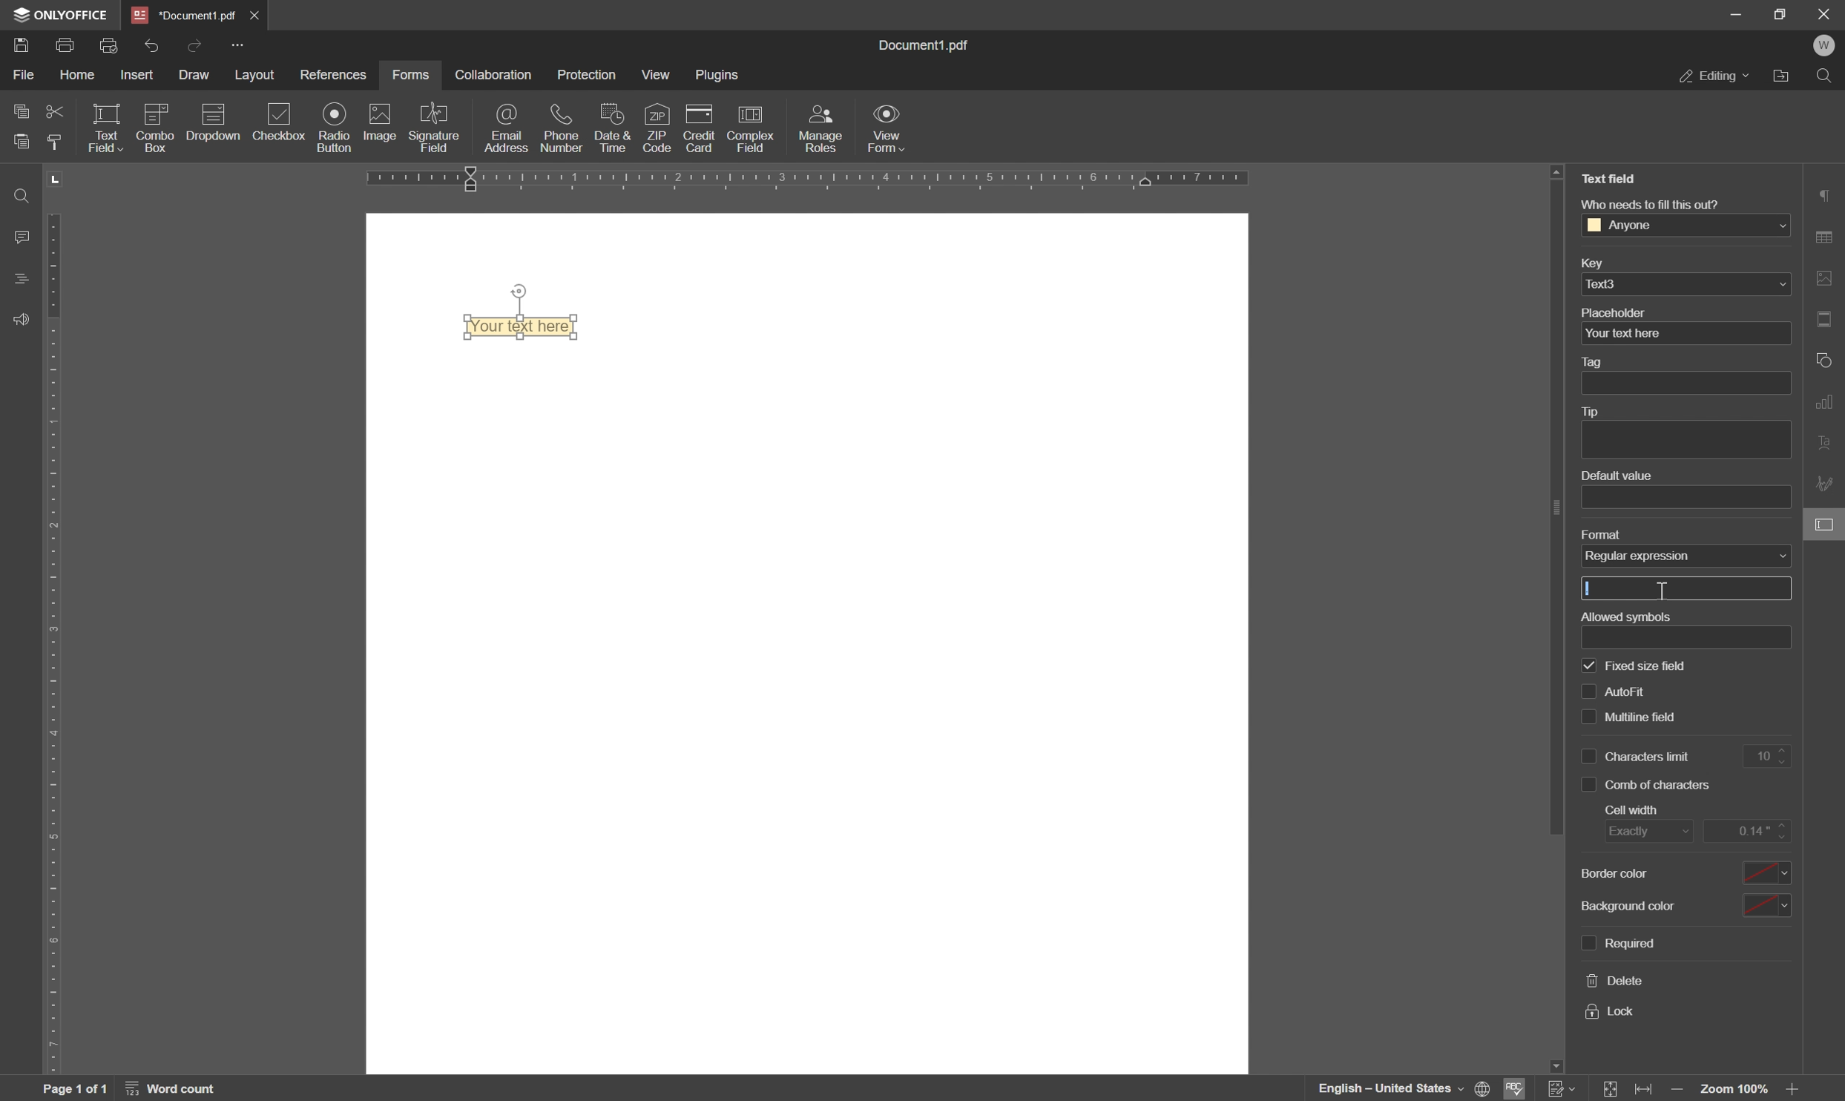 The height and width of the screenshot is (1101, 1845). What do you see at coordinates (1645, 834) in the screenshot?
I see `exactly` at bounding box center [1645, 834].